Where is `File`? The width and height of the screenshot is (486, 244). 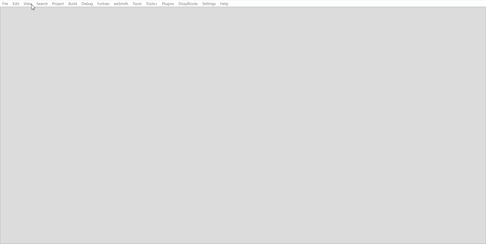 File is located at coordinates (6, 4).